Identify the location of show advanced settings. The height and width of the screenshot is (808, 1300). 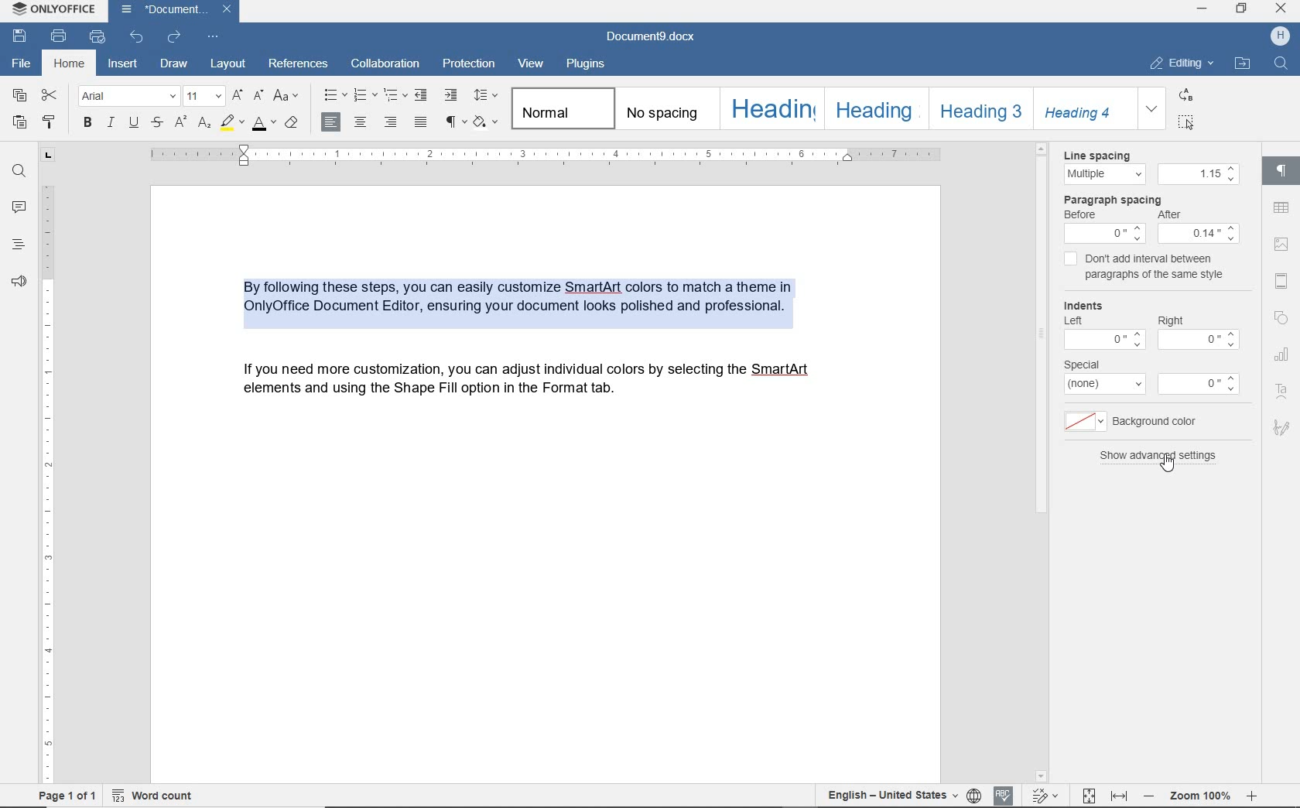
(1159, 456).